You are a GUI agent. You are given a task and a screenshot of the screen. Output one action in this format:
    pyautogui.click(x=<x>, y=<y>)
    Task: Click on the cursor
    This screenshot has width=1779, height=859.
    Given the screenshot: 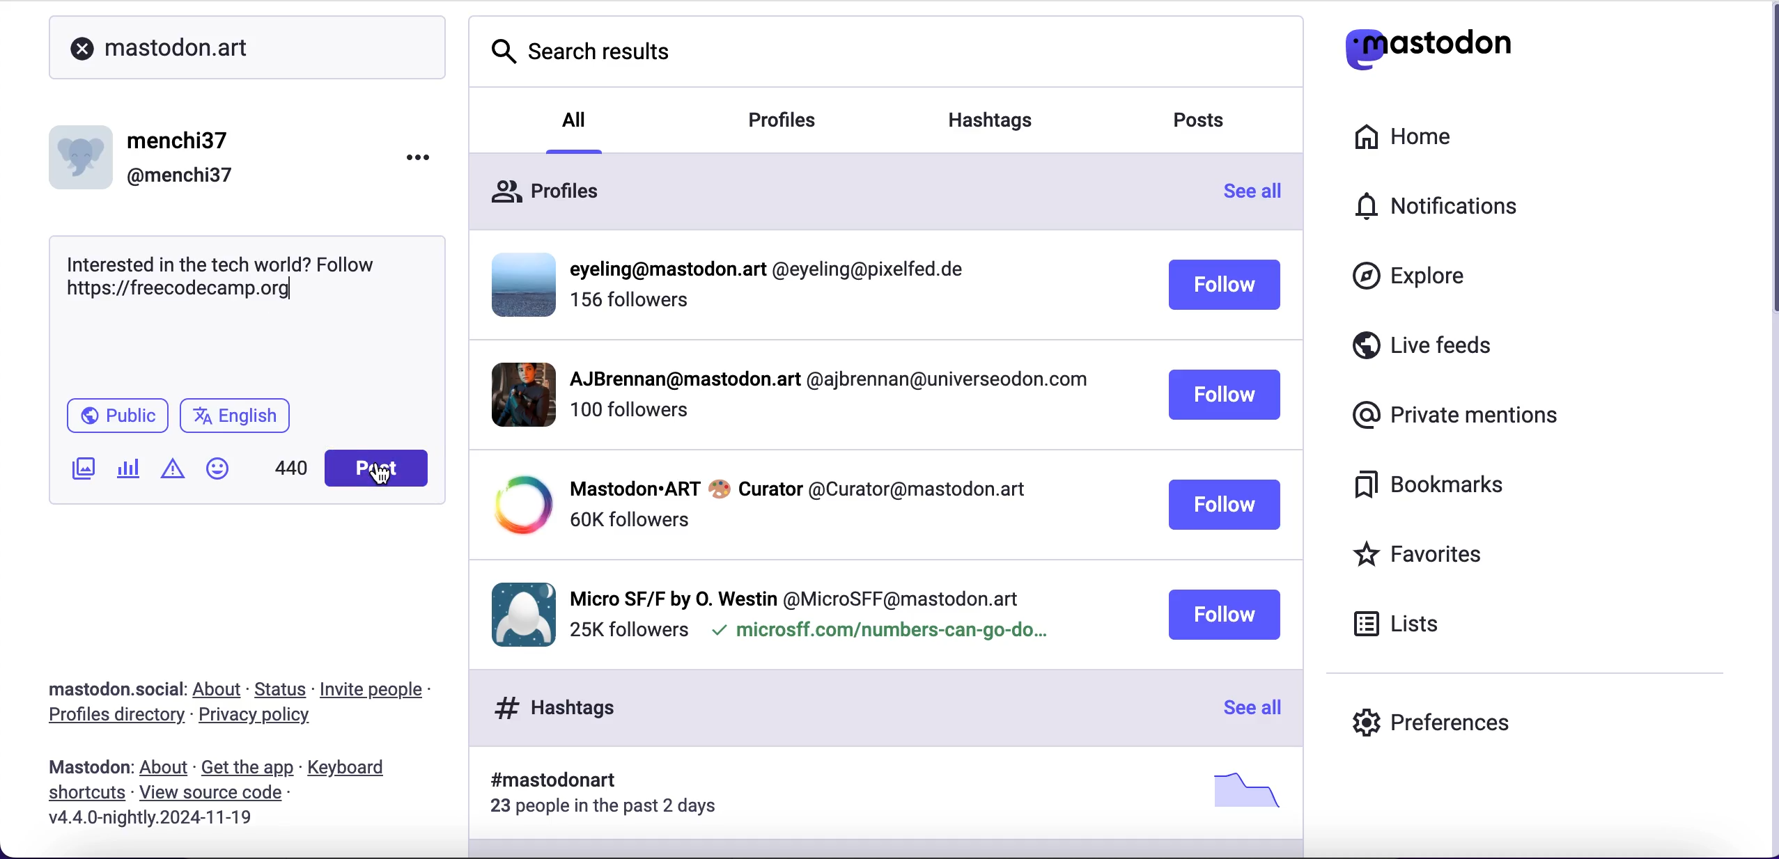 What is the action you would take?
    pyautogui.click(x=382, y=476)
    